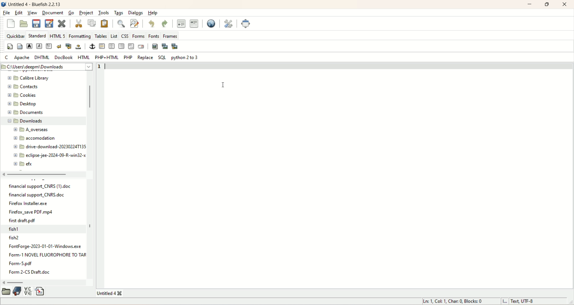 This screenshot has height=305, width=574. I want to click on PHP, so click(128, 57).